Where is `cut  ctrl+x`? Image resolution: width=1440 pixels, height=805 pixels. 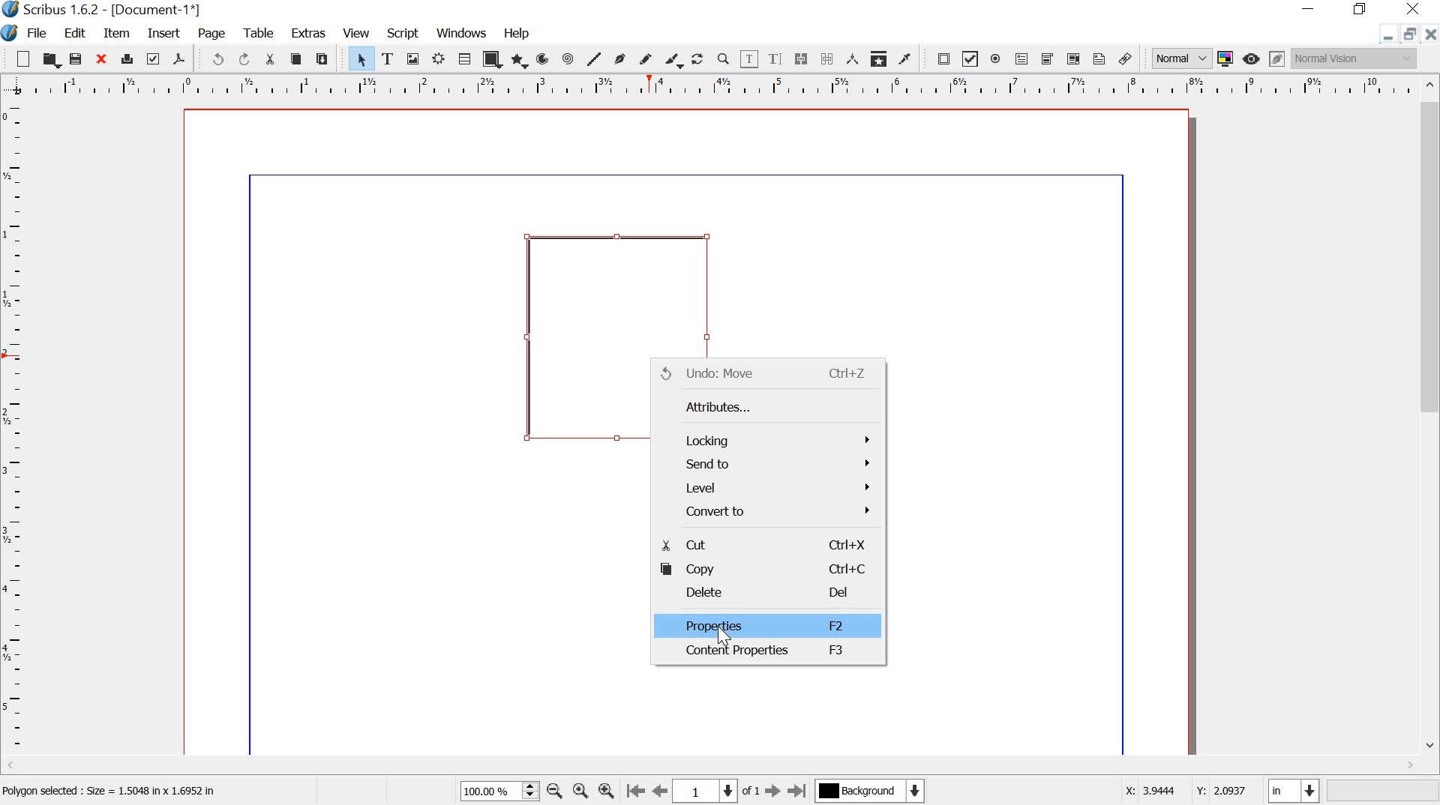
cut  ctrl+x is located at coordinates (771, 543).